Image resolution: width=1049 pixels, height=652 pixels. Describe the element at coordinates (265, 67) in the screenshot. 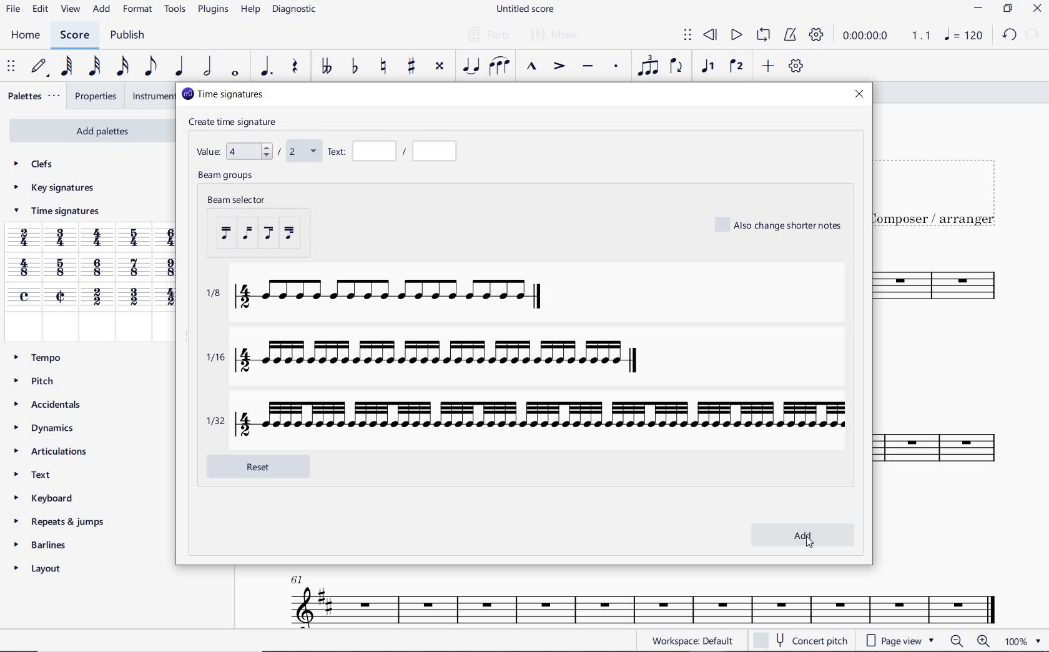

I see `AUGMENTATION DOT` at that location.